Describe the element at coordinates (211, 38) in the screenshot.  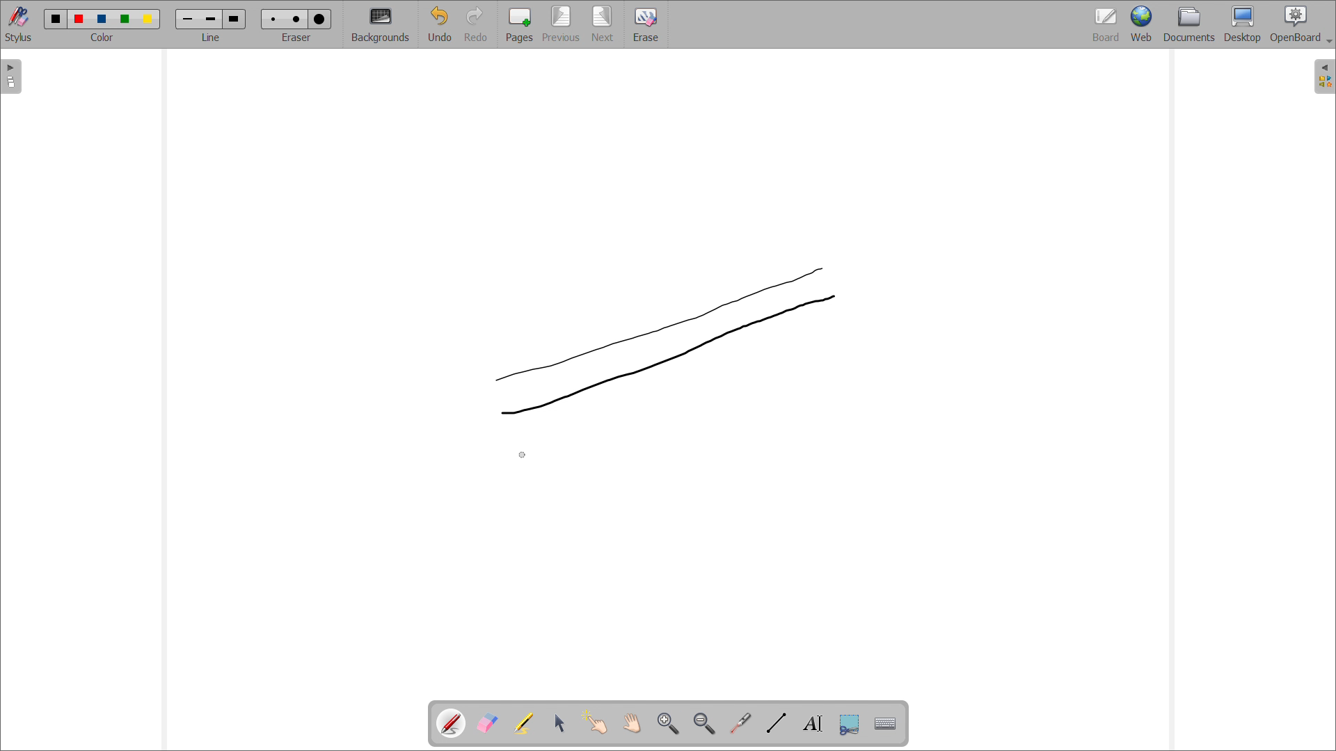
I see `select line width` at that location.